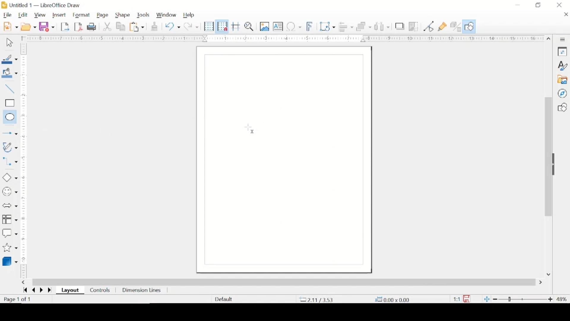 Image resolution: width=570 pixels, height=321 pixels. What do you see at coordinates (561, 299) in the screenshot?
I see `zoom level` at bounding box center [561, 299].